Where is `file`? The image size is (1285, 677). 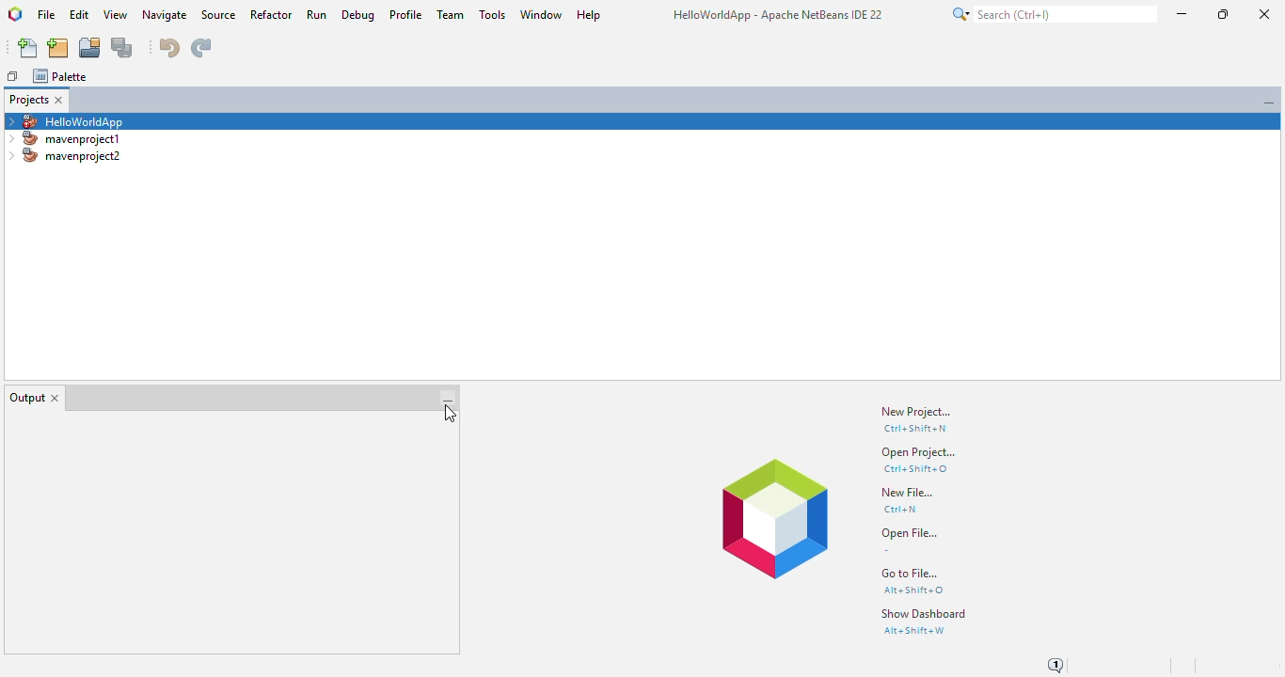
file is located at coordinates (47, 15).